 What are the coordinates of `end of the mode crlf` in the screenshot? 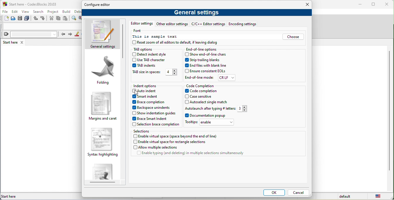 It's located at (210, 78).